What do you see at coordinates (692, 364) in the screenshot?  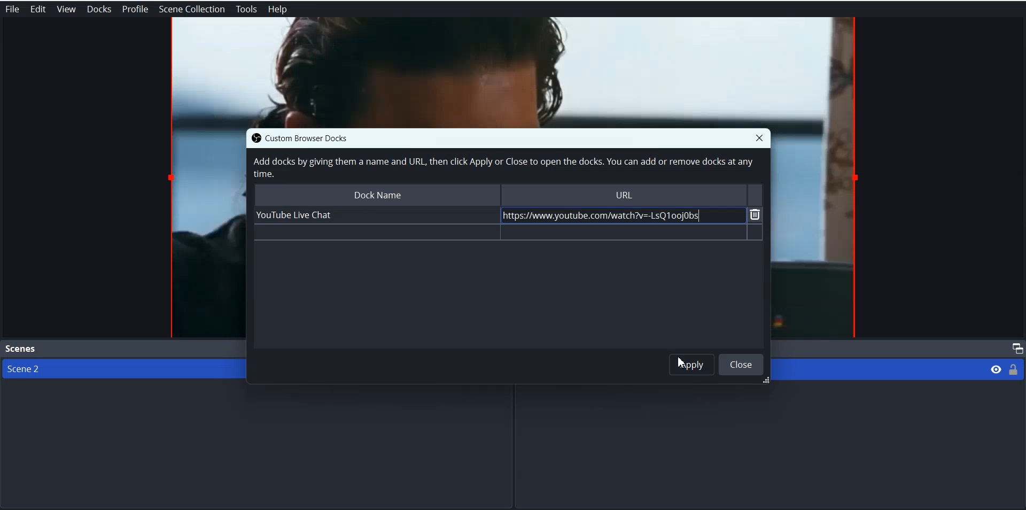 I see `Apply` at bounding box center [692, 364].